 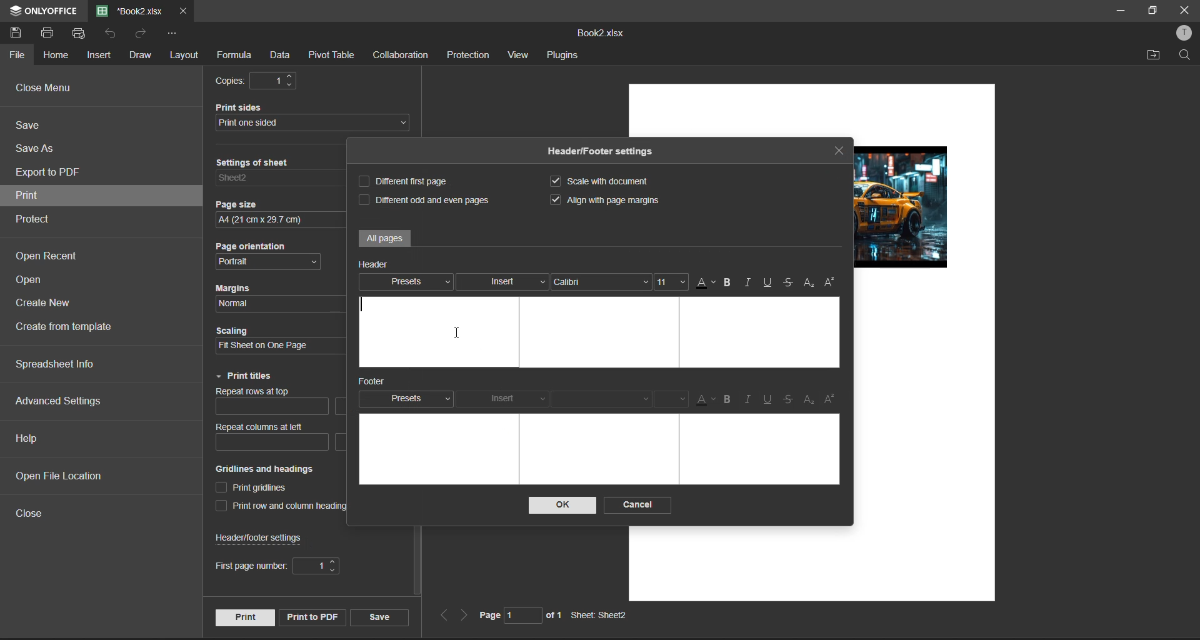 What do you see at coordinates (266, 438) in the screenshot?
I see `repeat columns at left` at bounding box center [266, 438].